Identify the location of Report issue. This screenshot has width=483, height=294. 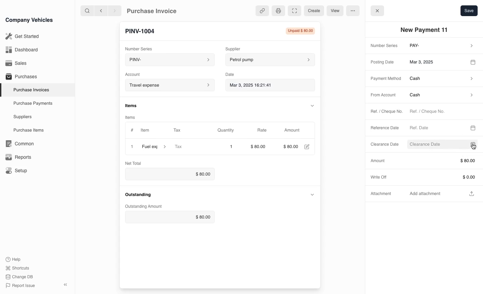
(21, 286).